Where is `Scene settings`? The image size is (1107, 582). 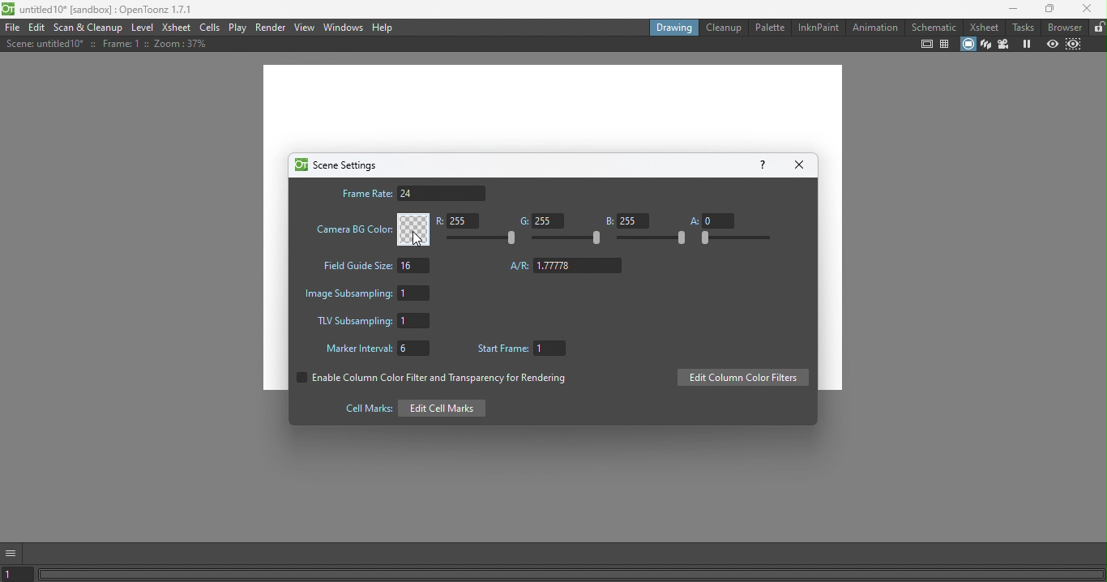
Scene settings is located at coordinates (336, 165).